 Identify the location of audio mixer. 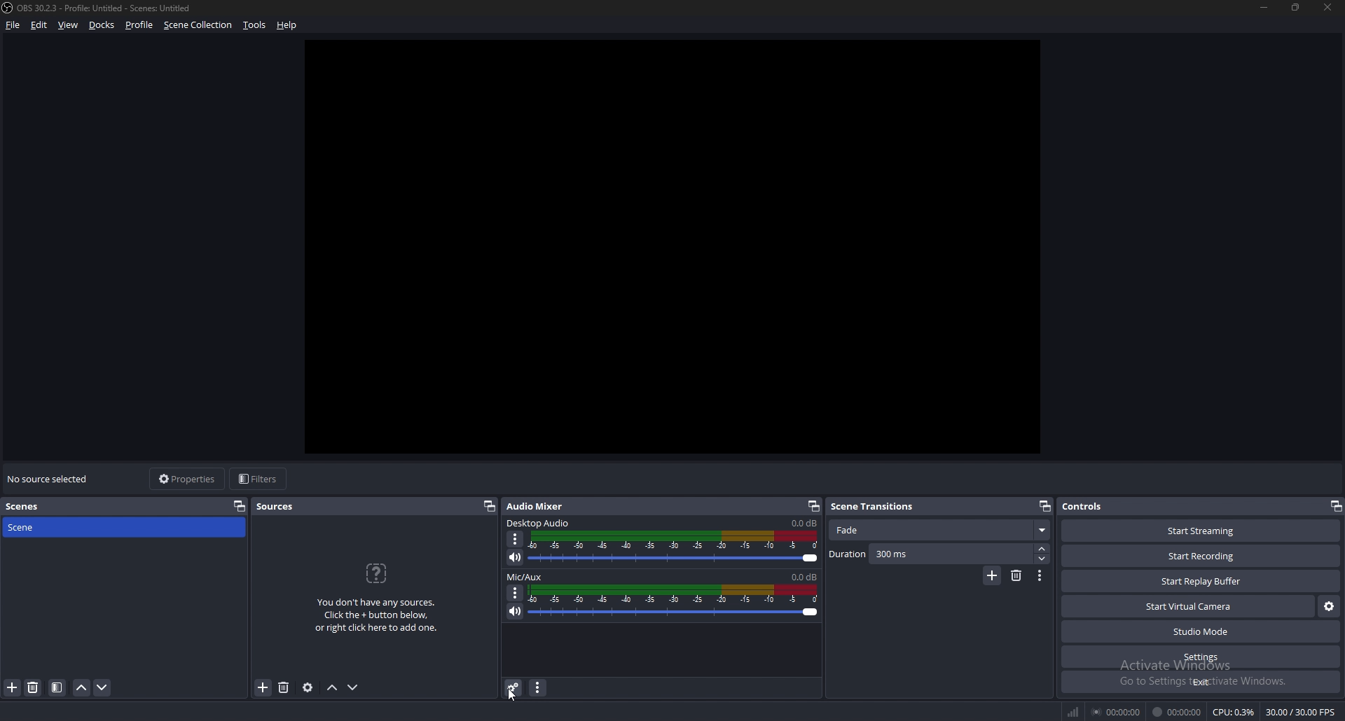
(540, 507).